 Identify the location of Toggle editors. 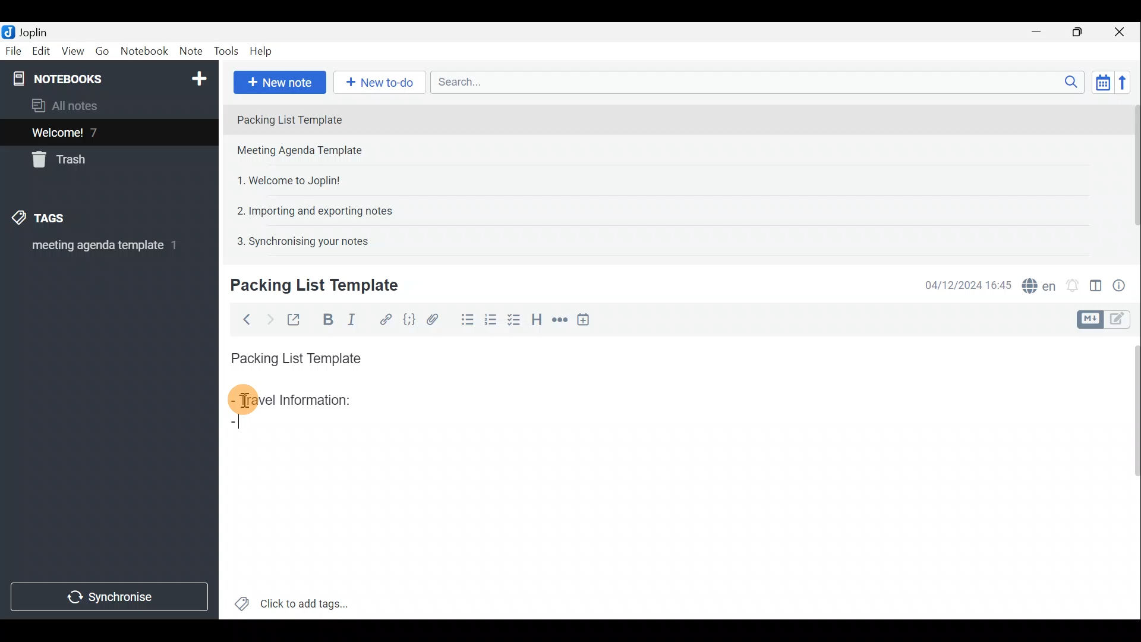
(1123, 320).